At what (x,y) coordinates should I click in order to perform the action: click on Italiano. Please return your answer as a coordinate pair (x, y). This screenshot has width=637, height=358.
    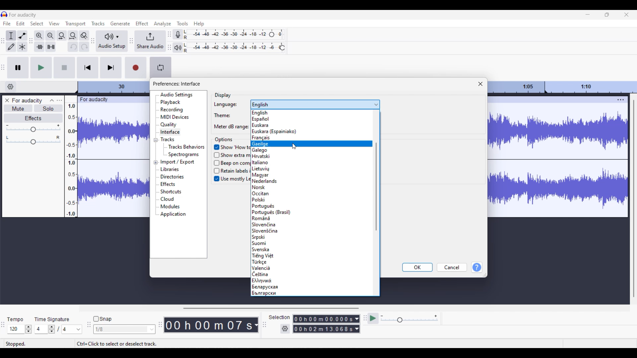
    Looking at the image, I should click on (260, 161).